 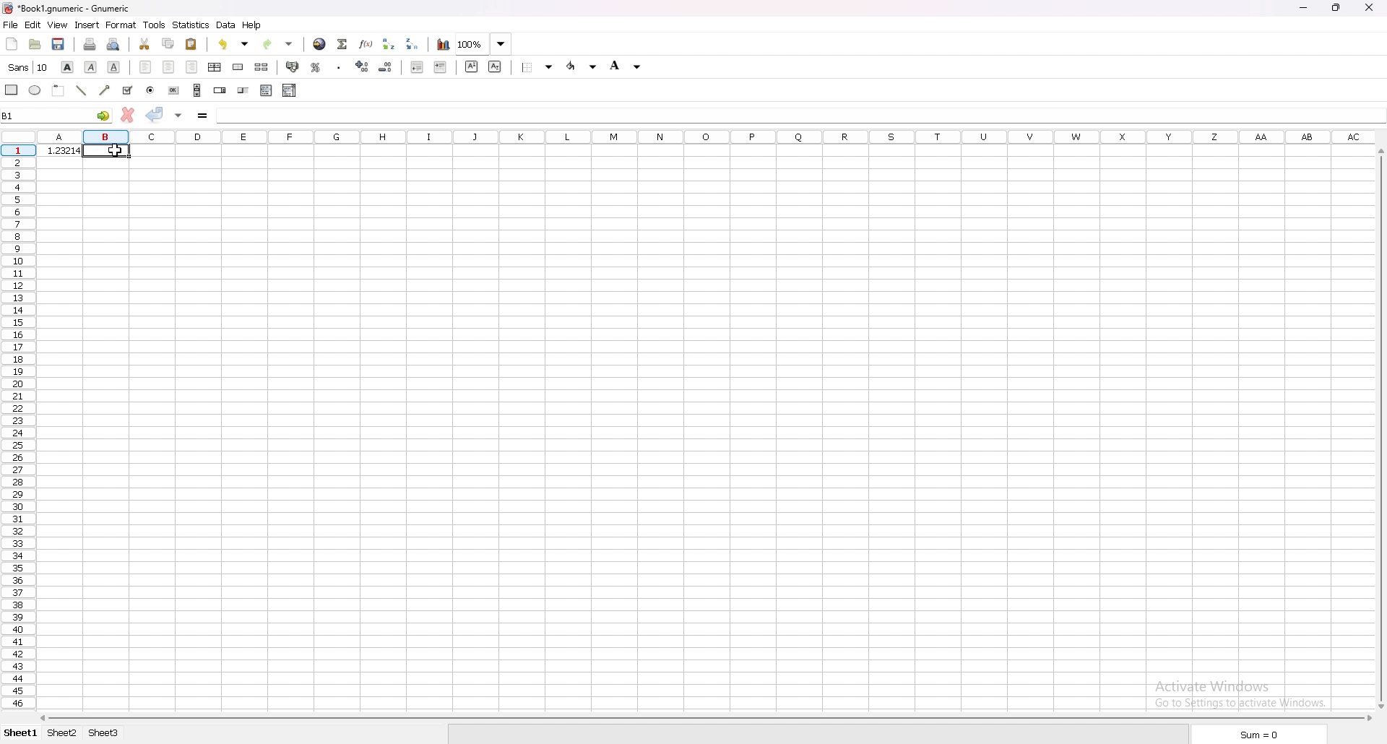 What do you see at coordinates (155, 25) in the screenshot?
I see `tools` at bounding box center [155, 25].